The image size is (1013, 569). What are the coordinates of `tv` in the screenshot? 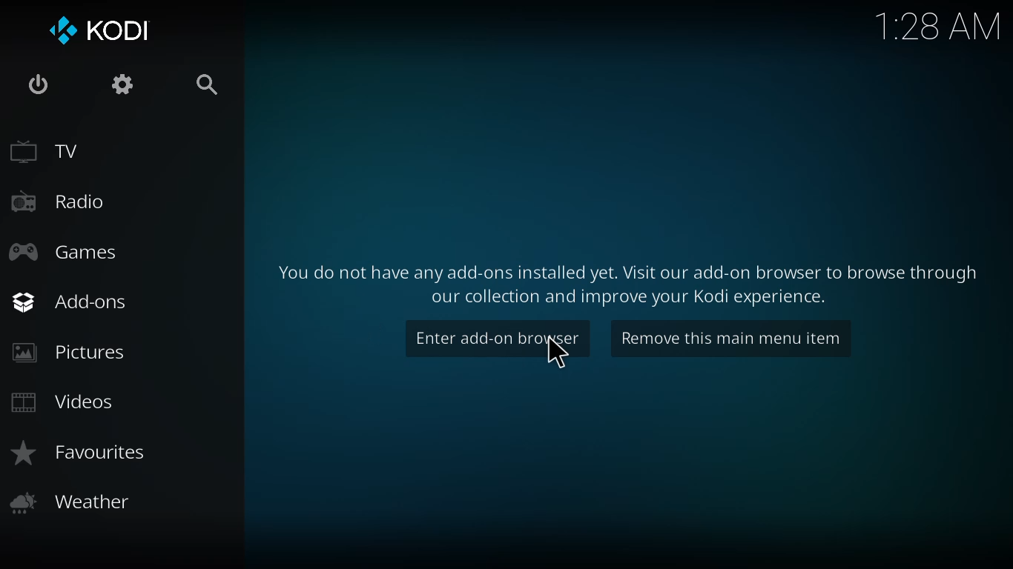 It's located at (44, 150).